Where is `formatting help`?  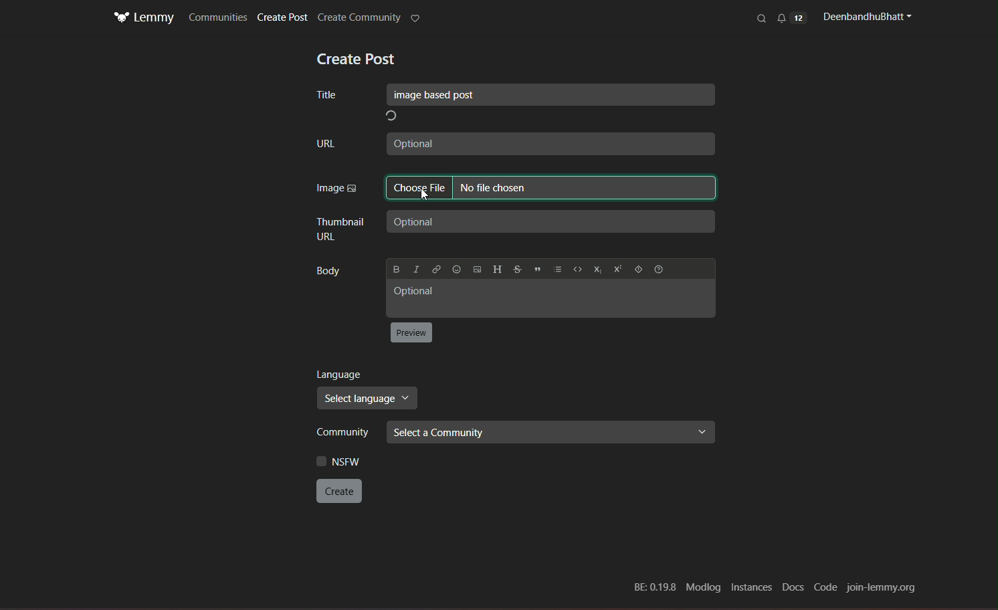
formatting help is located at coordinates (637, 269).